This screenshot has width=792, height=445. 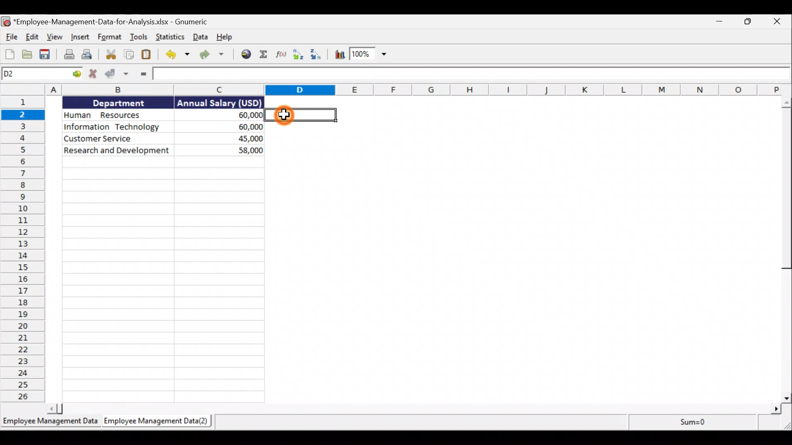 I want to click on Maximise, so click(x=745, y=24).